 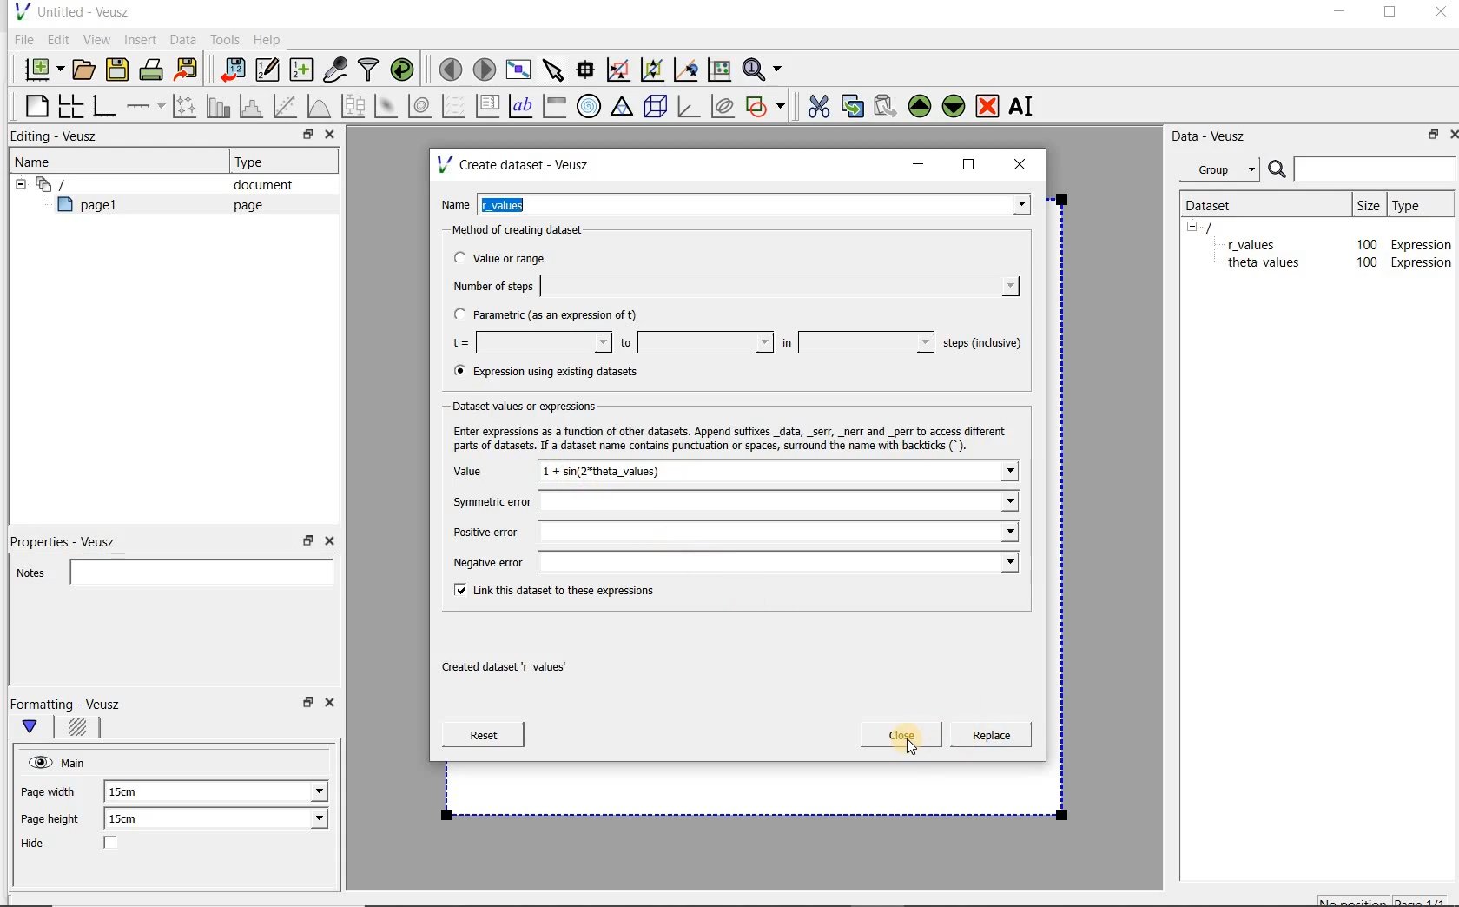 What do you see at coordinates (17, 182) in the screenshot?
I see `hide sub menu` at bounding box center [17, 182].